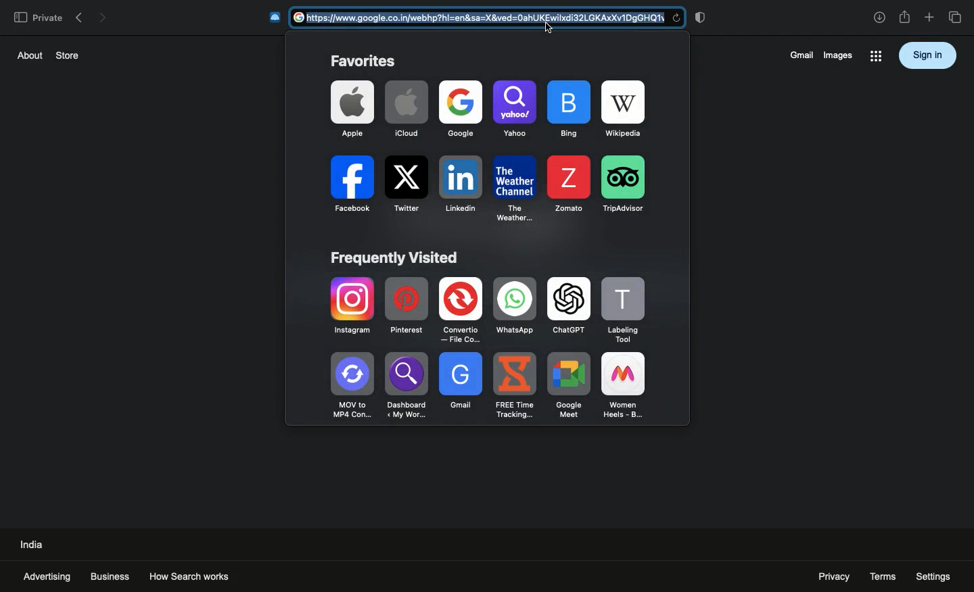 Image resolution: width=974 pixels, height=592 pixels. What do you see at coordinates (875, 57) in the screenshot?
I see `options` at bounding box center [875, 57].